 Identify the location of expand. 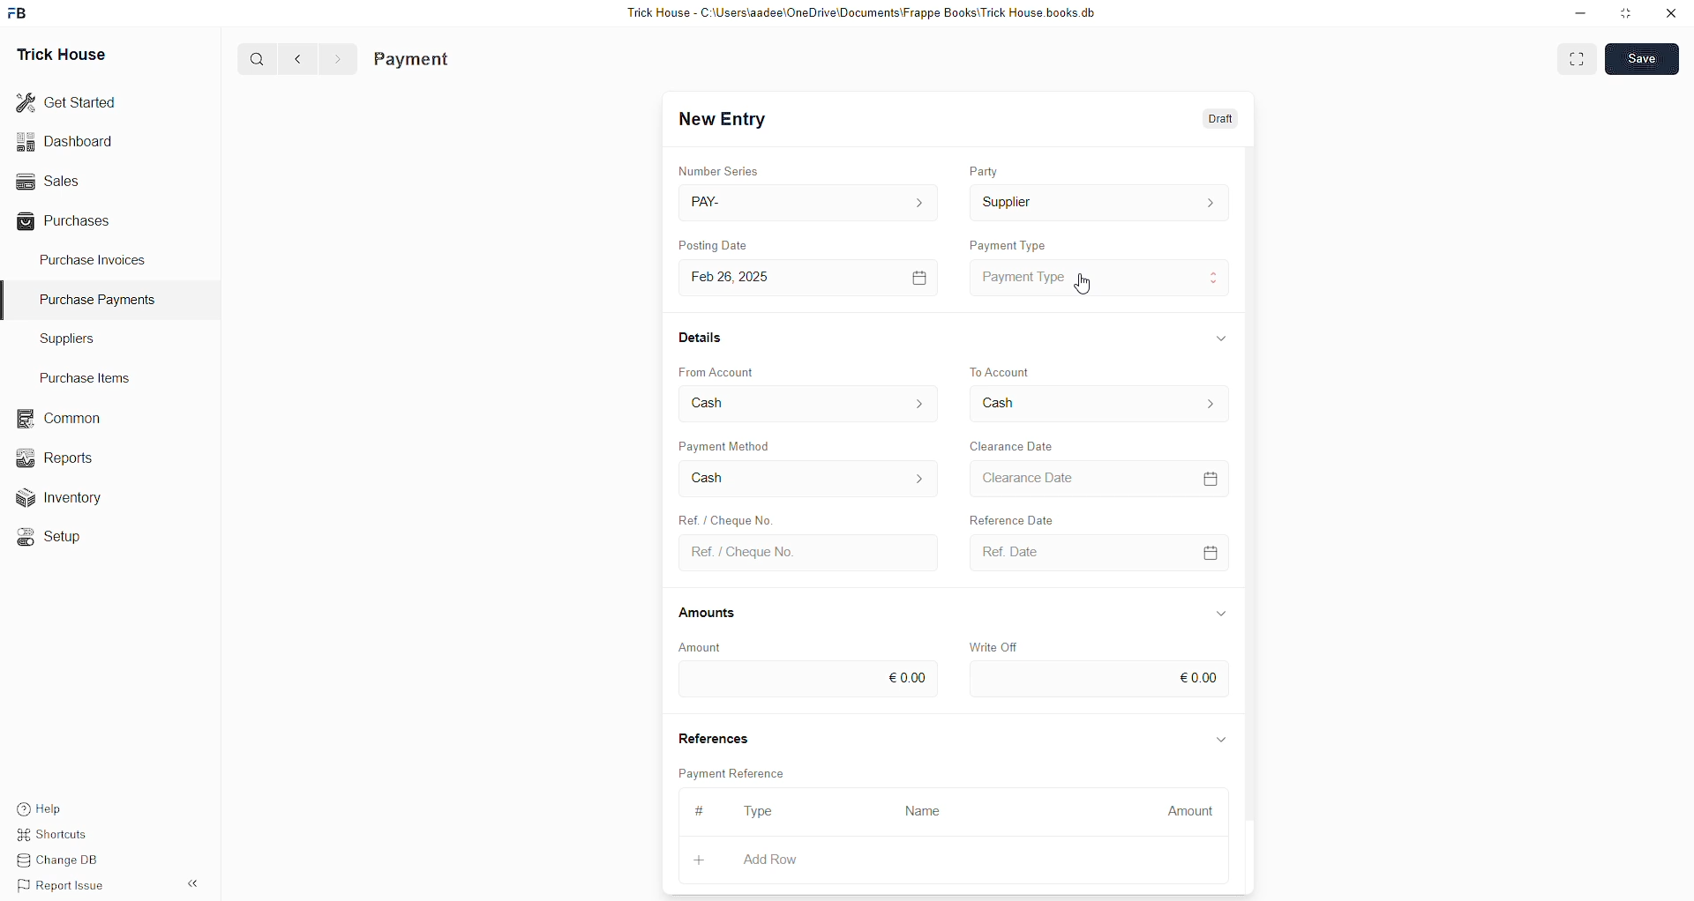
(1220, 736).